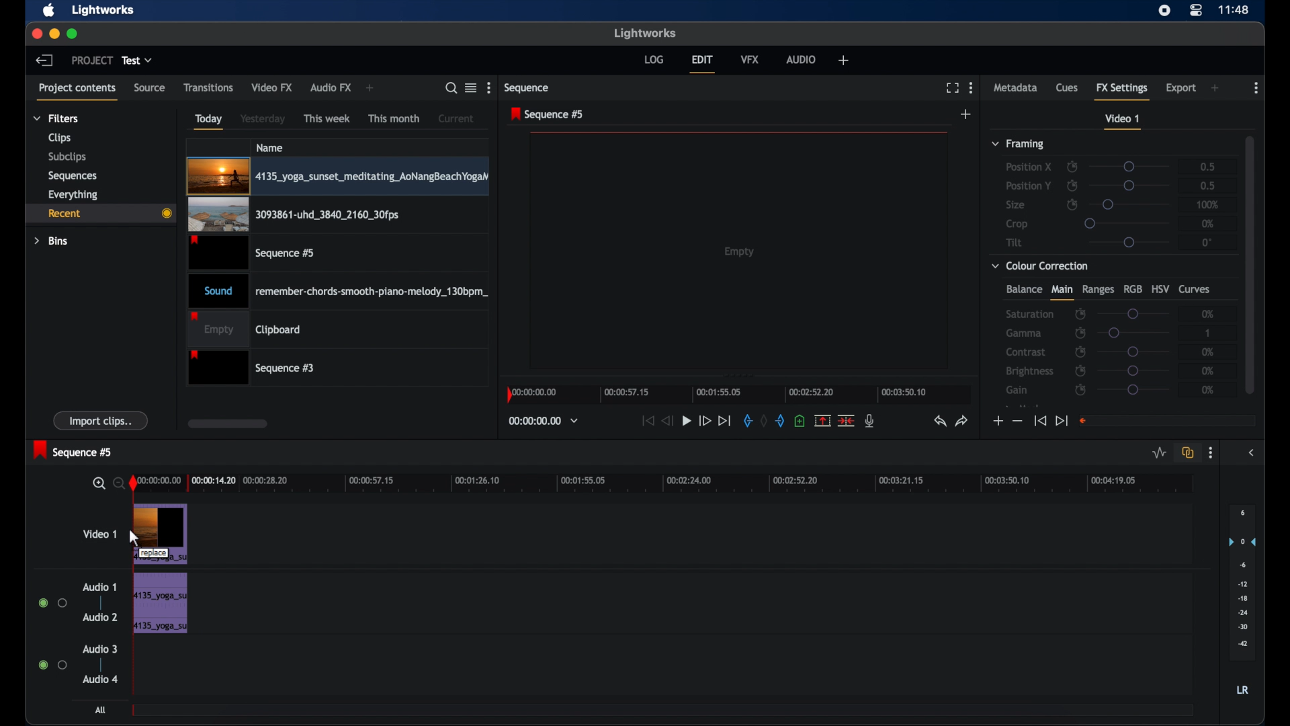 The image size is (1290, 726). I want to click on sequence 5, so click(548, 115).